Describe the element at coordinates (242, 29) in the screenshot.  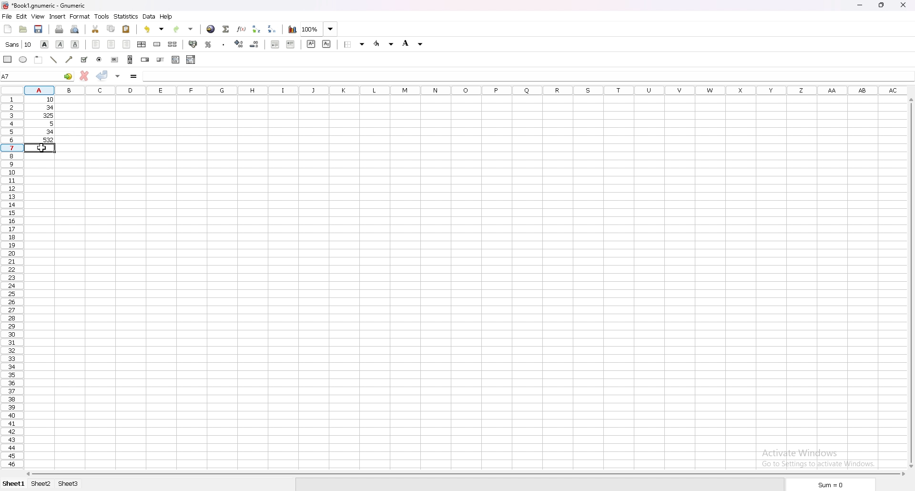
I see `function` at that location.